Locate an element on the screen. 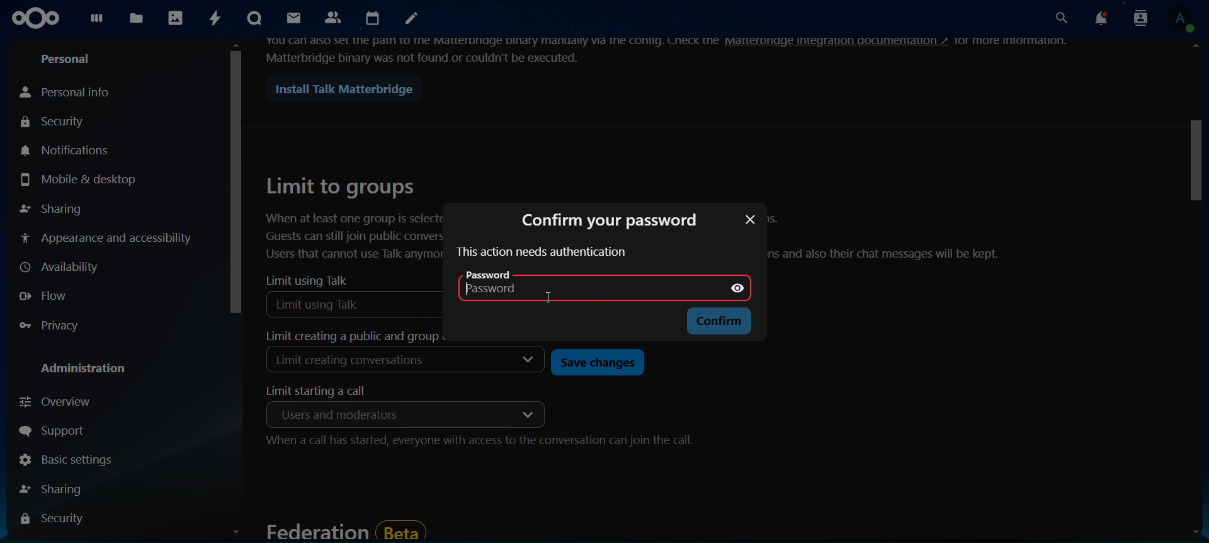 This screenshot has width=1209, height=543. flow is located at coordinates (50, 295).